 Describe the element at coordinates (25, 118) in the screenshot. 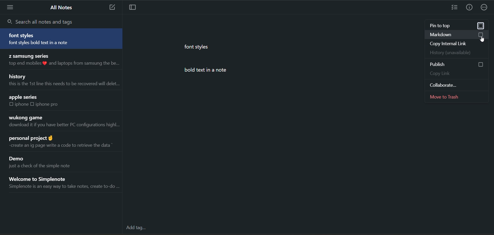

I see `wukong game` at that location.